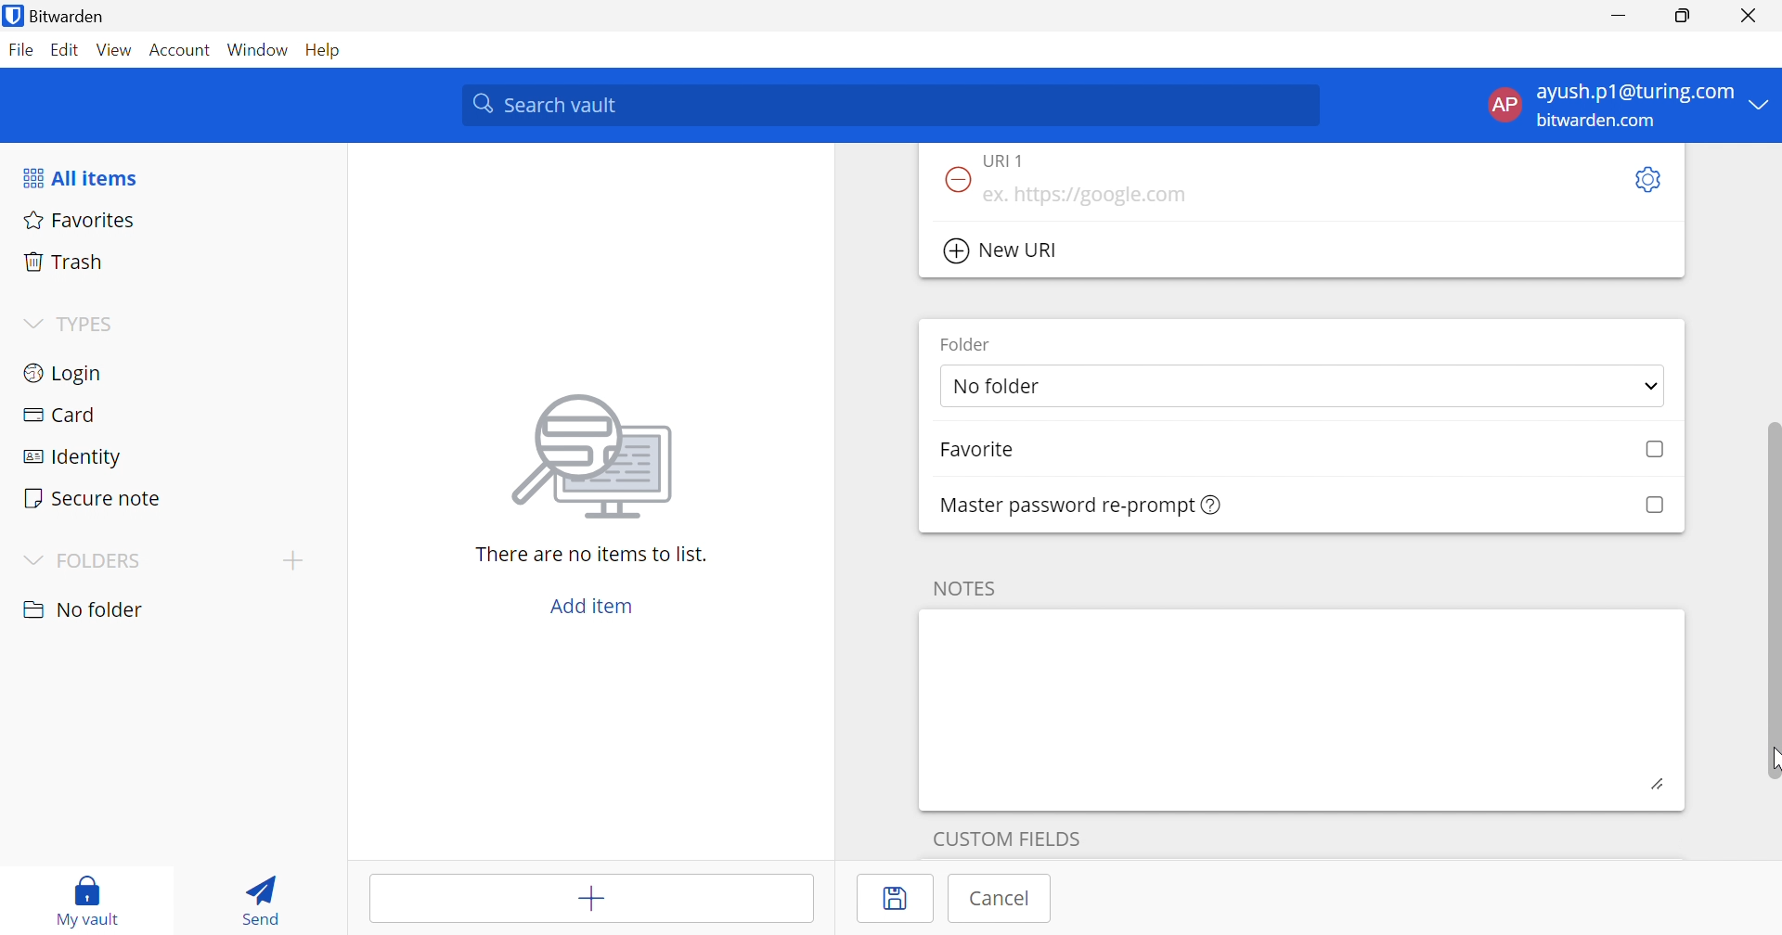 Image resolution: width=1782 pixels, height=935 pixels. I want to click on Restore Down, so click(1684, 16).